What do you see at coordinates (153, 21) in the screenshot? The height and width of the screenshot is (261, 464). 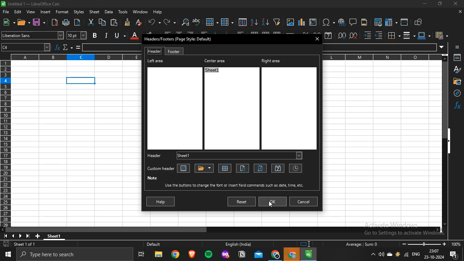 I see `undo` at bounding box center [153, 21].